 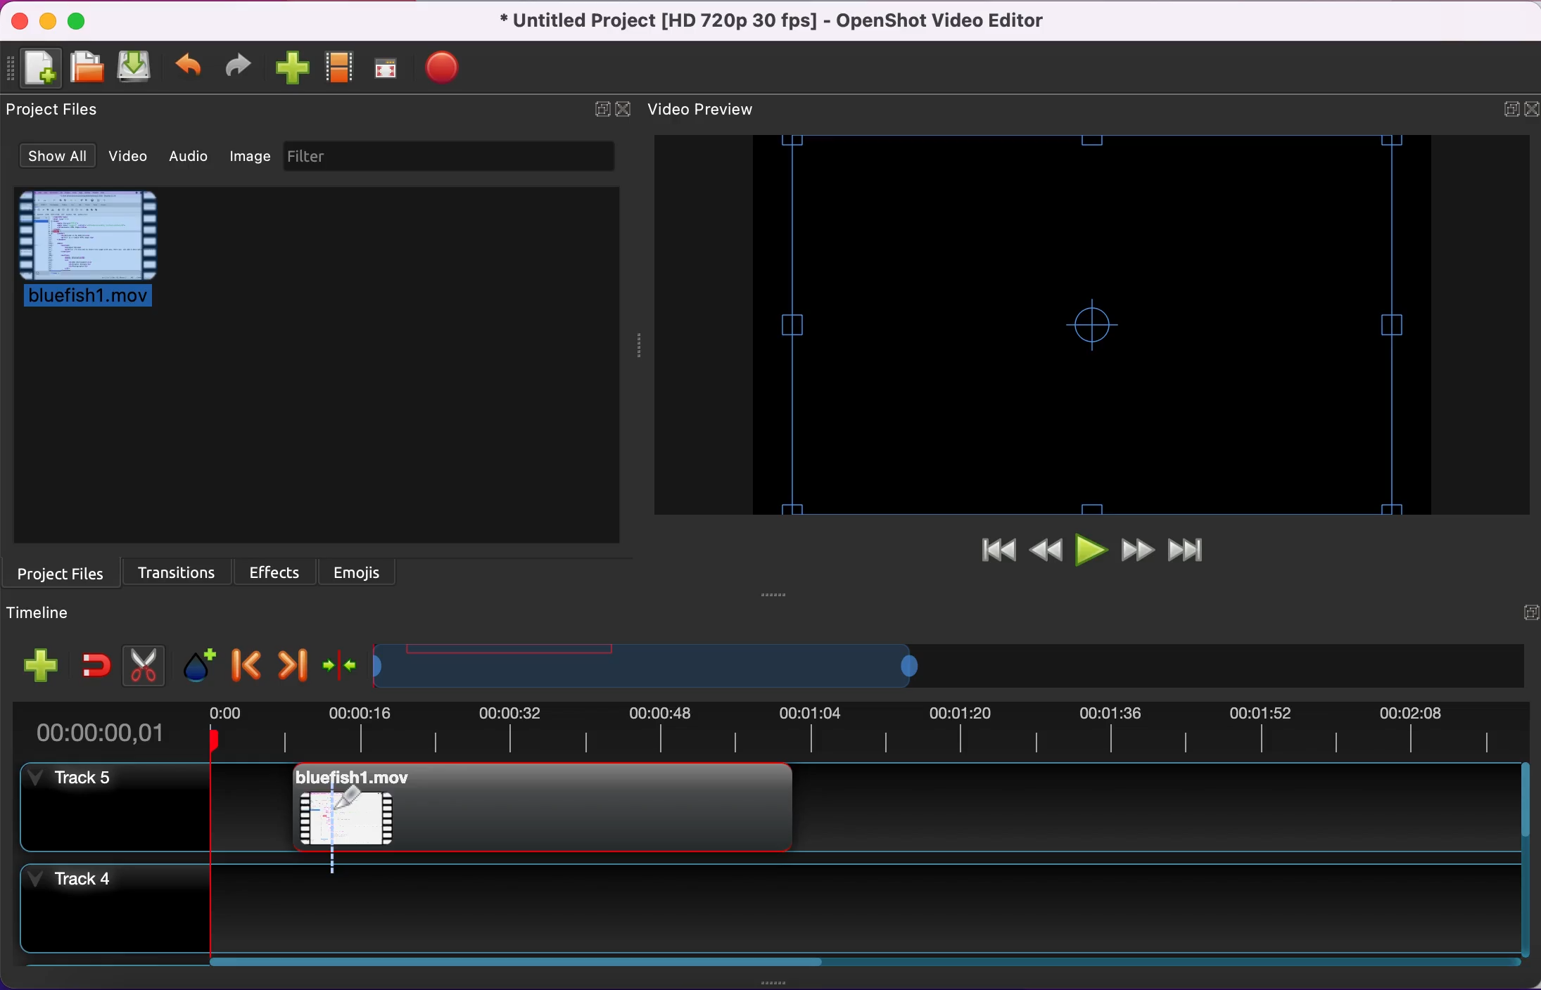 I want to click on new project, so click(x=39, y=69).